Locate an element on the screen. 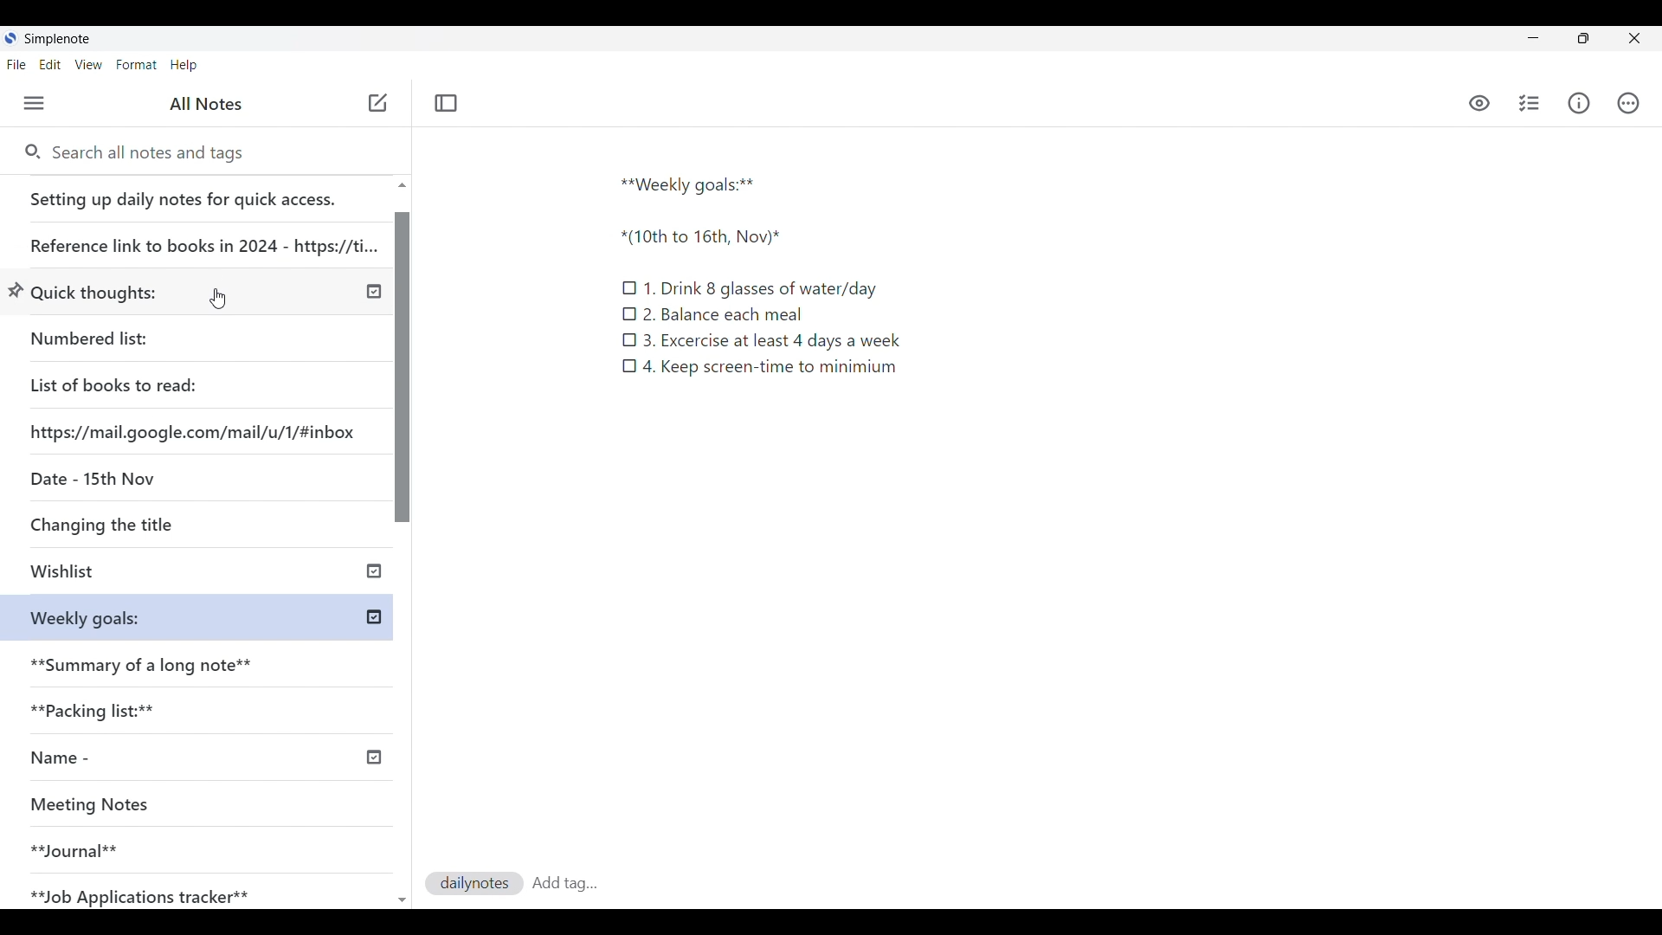 The height and width of the screenshot is (935, 1662). Toggle focus mode is located at coordinates (447, 104).